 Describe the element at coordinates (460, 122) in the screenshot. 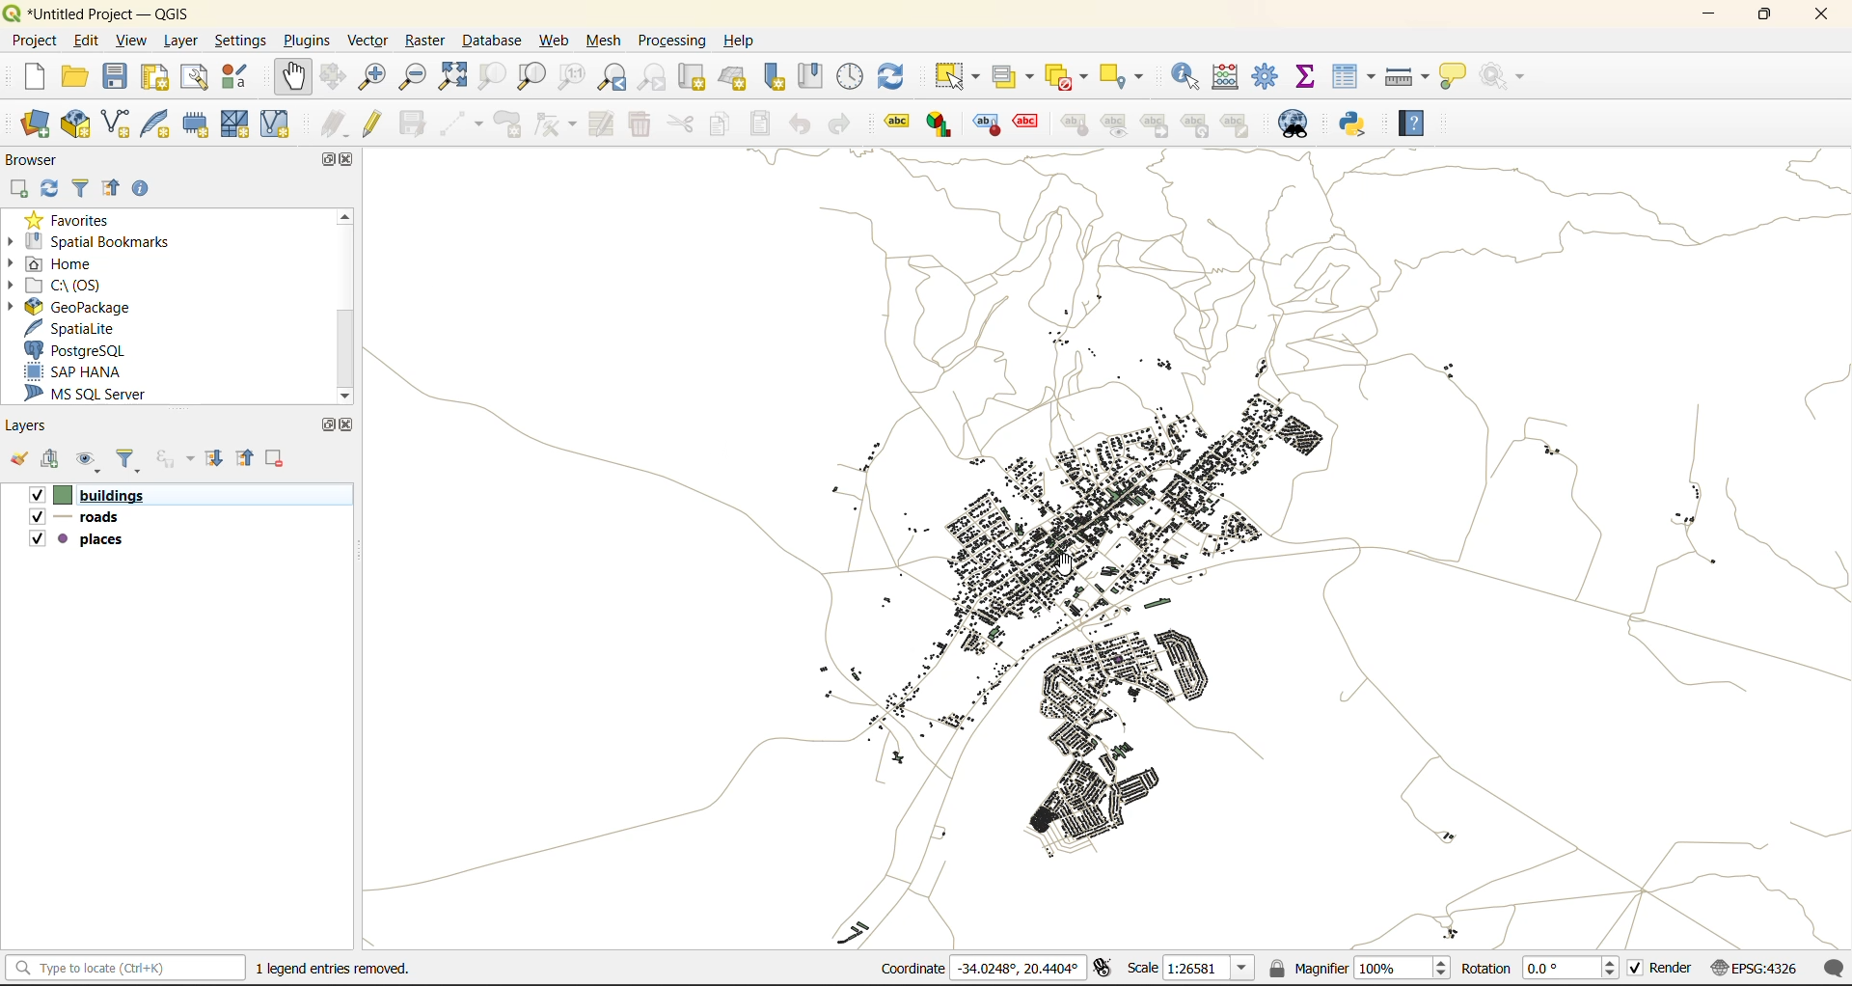

I see `digitize` at that location.